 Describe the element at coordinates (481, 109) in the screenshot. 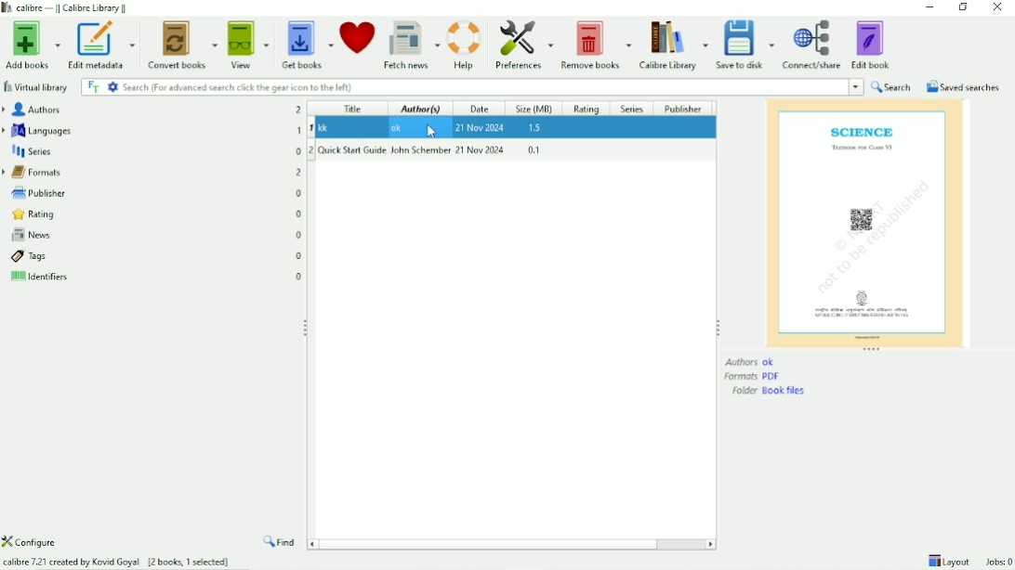

I see `Date` at that location.